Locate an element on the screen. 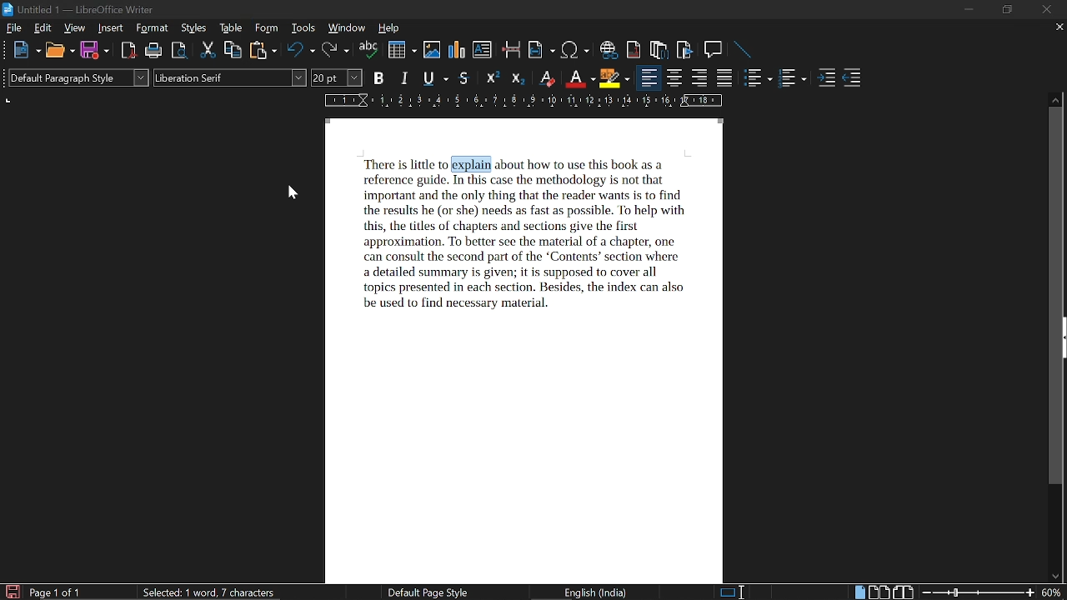 The width and height of the screenshot is (1067, 600). copy is located at coordinates (233, 51).